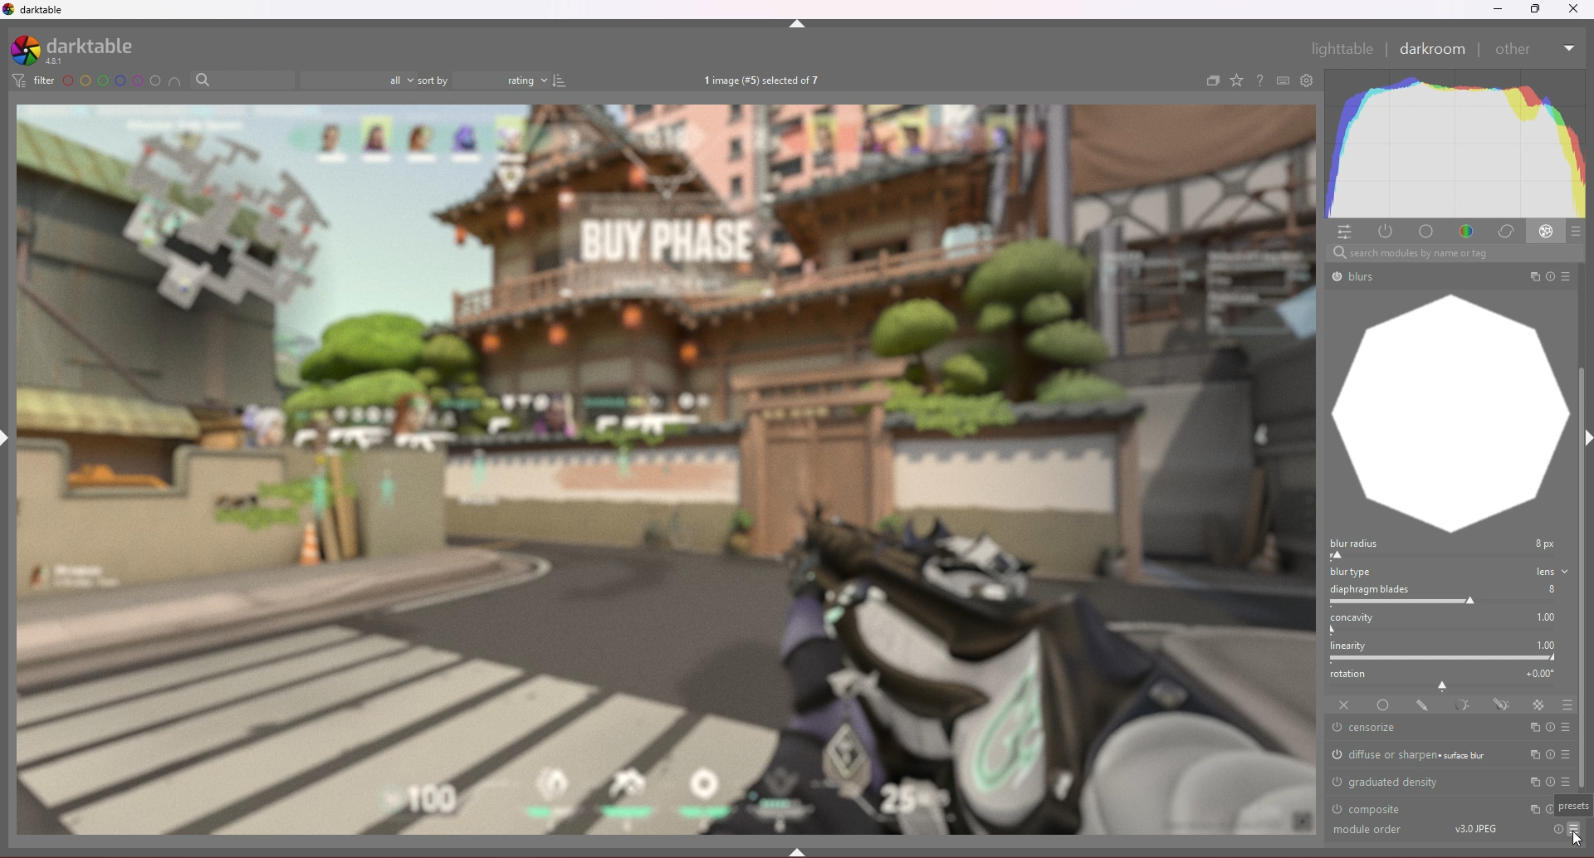 The width and height of the screenshot is (1594, 858). What do you see at coordinates (42, 9) in the screenshot?
I see `darktable` at bounding box center [42, 9].